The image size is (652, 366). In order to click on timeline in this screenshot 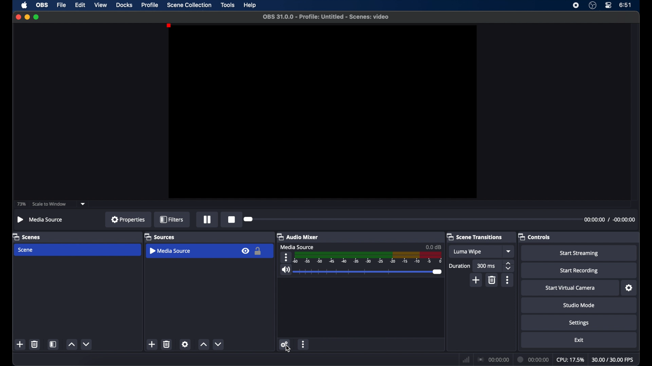, I will do `click(368, 258)`.